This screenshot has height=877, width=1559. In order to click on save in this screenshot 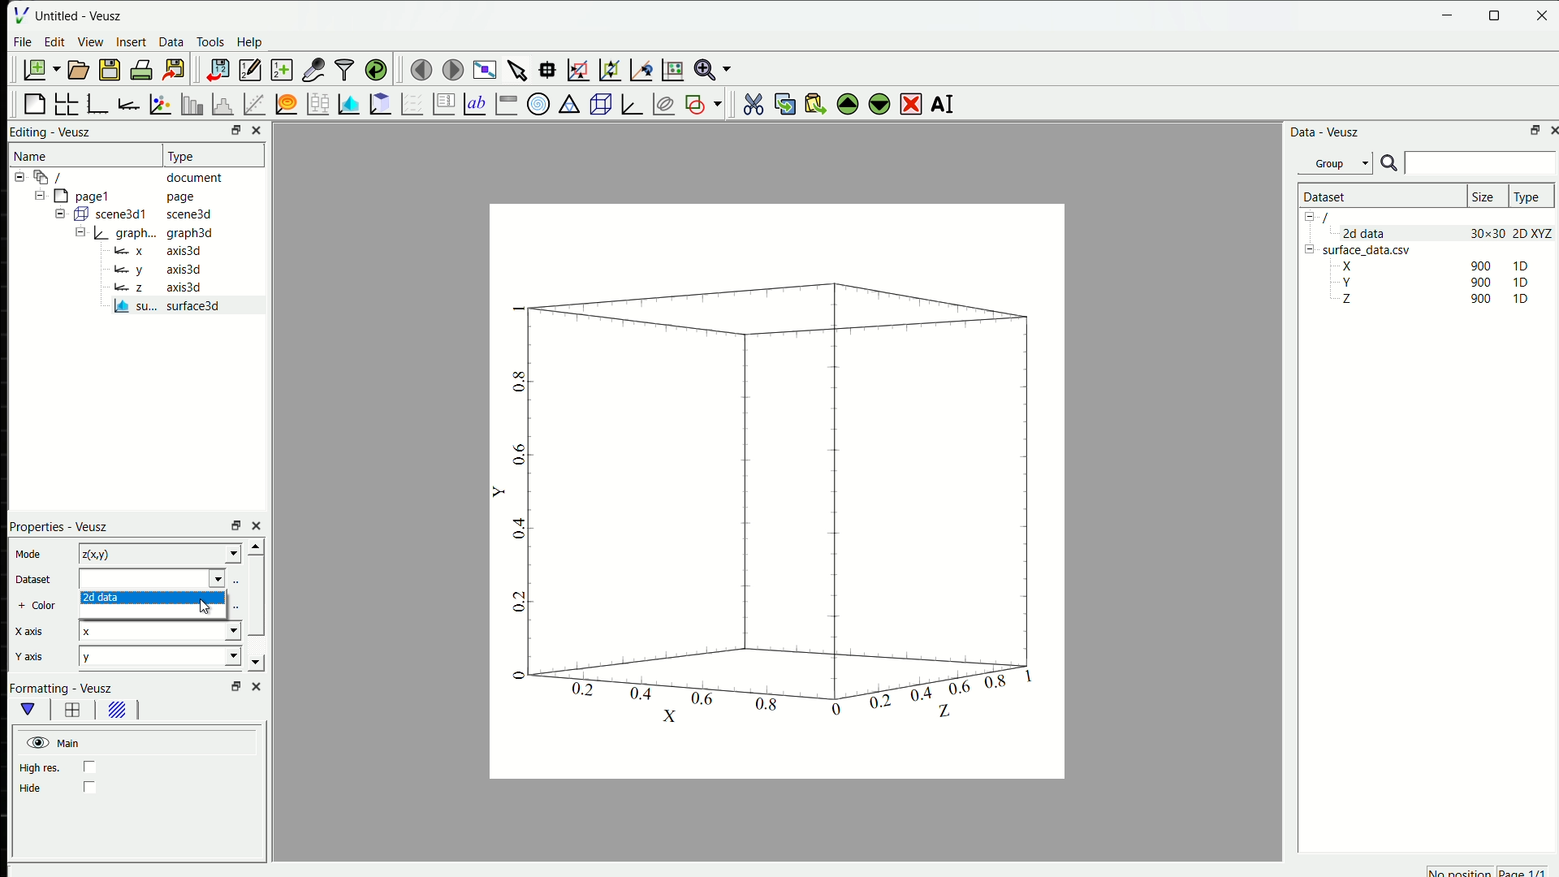, I will do `click(111, 70)`.